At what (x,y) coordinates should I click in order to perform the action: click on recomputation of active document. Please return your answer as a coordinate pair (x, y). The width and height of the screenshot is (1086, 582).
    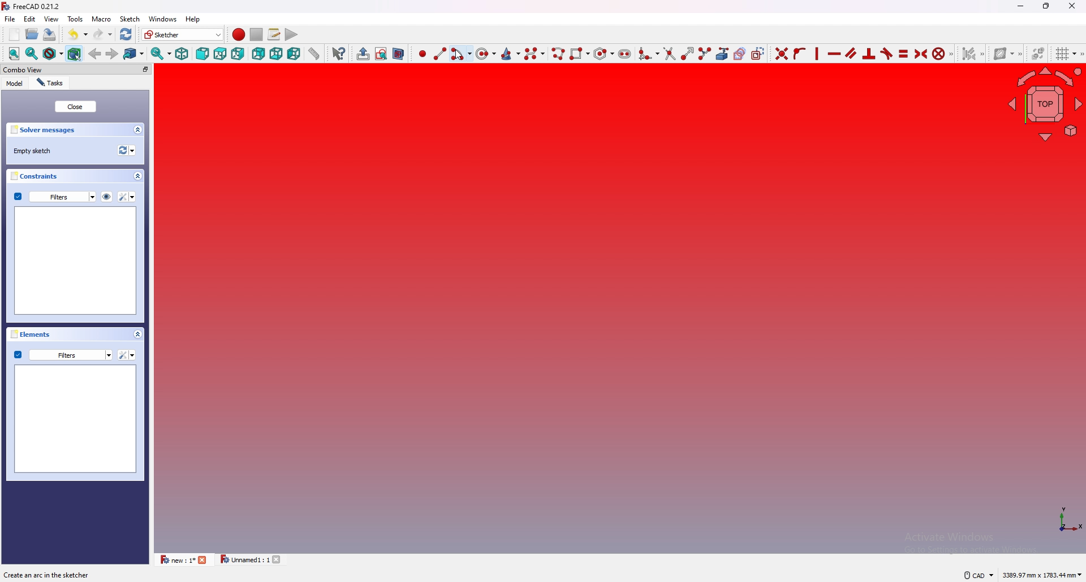
    Looking at the image, I should click on (127, 150).